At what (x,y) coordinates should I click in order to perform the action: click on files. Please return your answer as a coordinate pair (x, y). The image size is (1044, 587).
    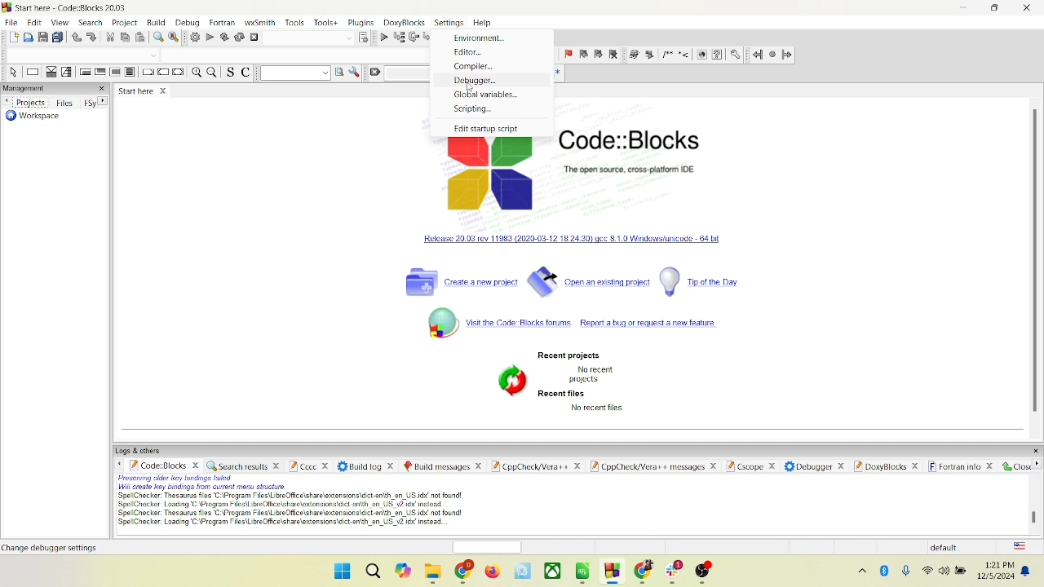
    Looking at the image, I should click on (65, 102).